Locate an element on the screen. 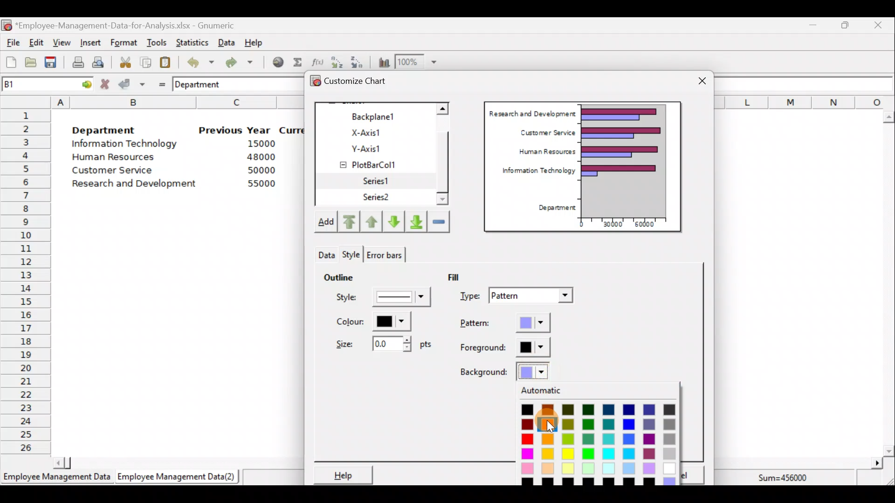 The image size is (895, 503). Help is located at coordinates (342, 475).